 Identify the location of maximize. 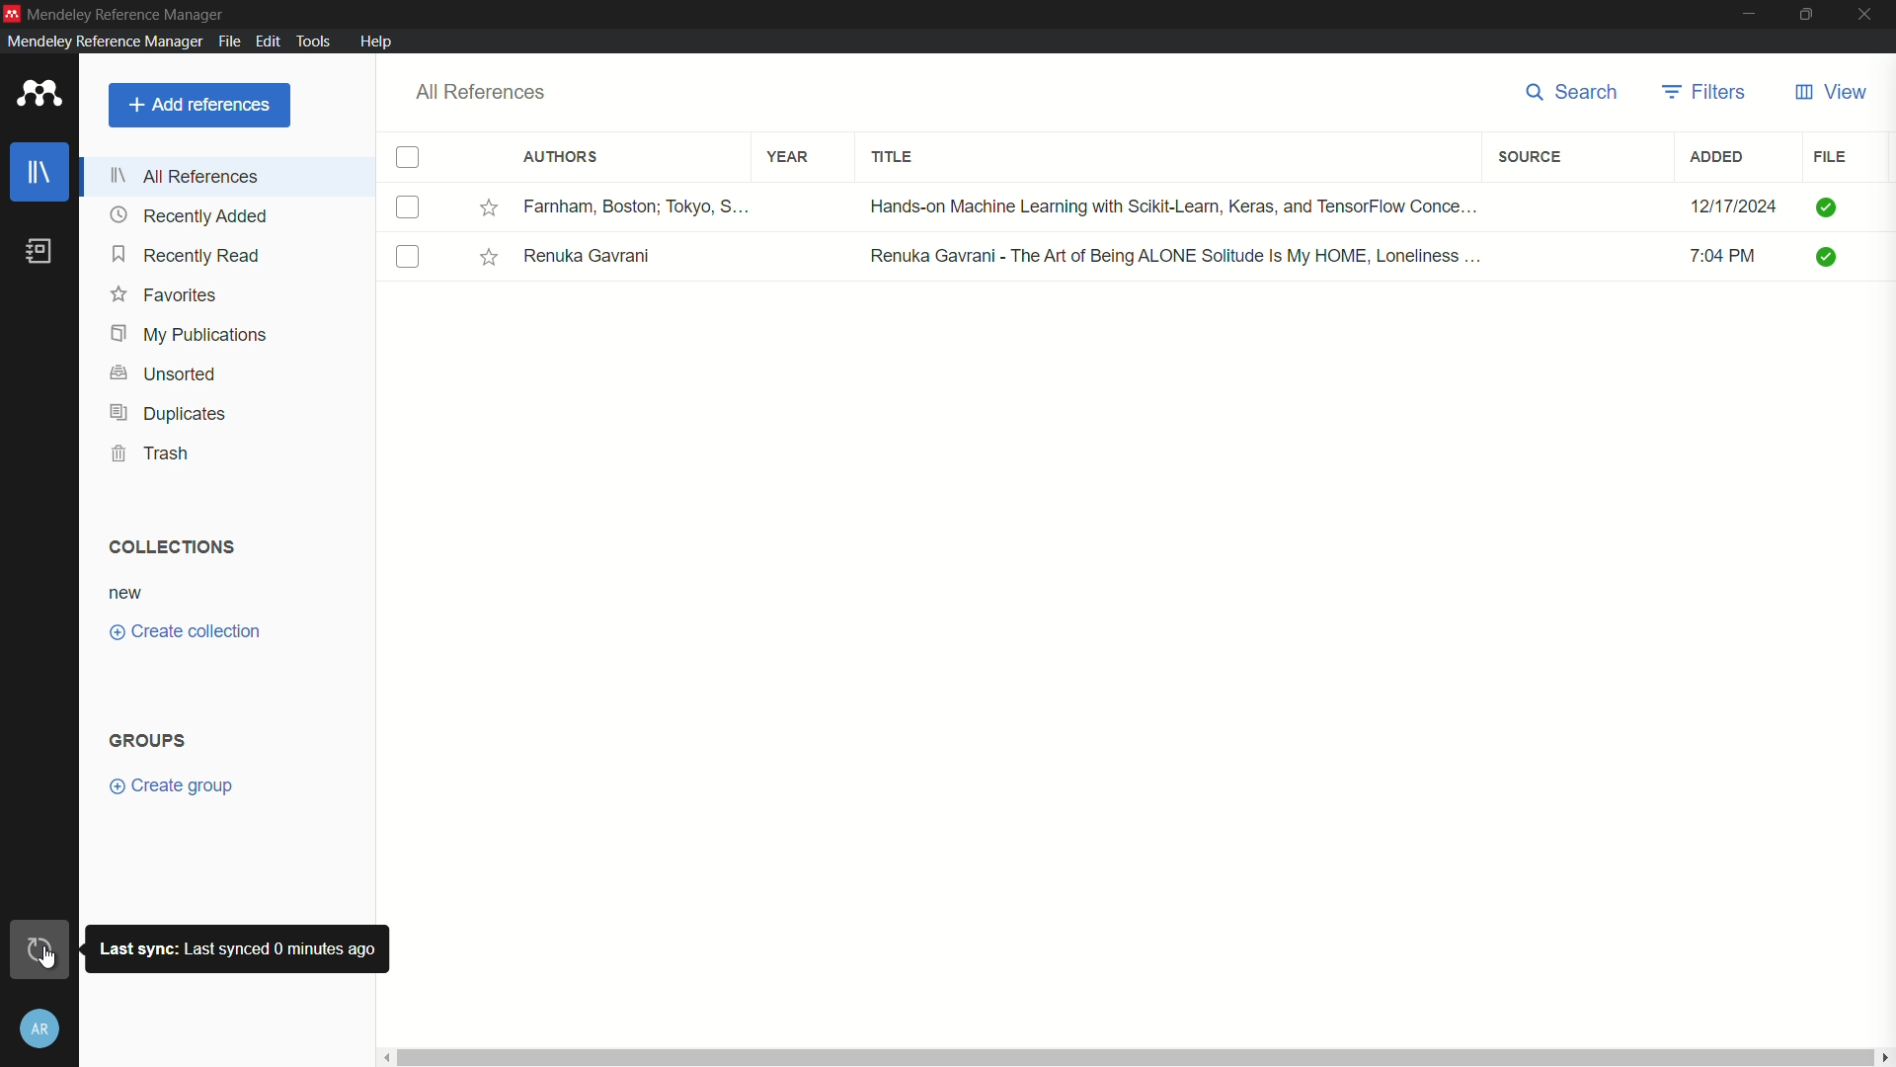
(1806, 14).